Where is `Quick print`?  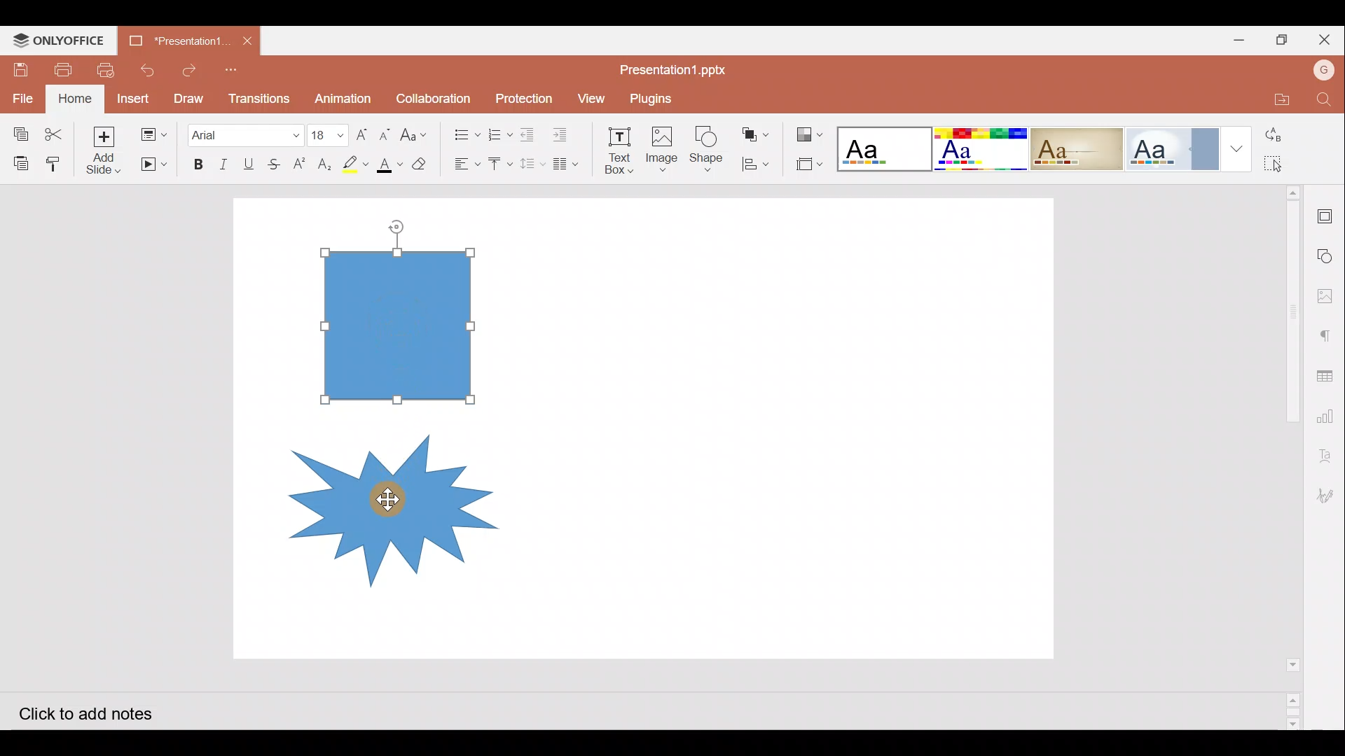 Quick print is located at coordinates (109, 67).